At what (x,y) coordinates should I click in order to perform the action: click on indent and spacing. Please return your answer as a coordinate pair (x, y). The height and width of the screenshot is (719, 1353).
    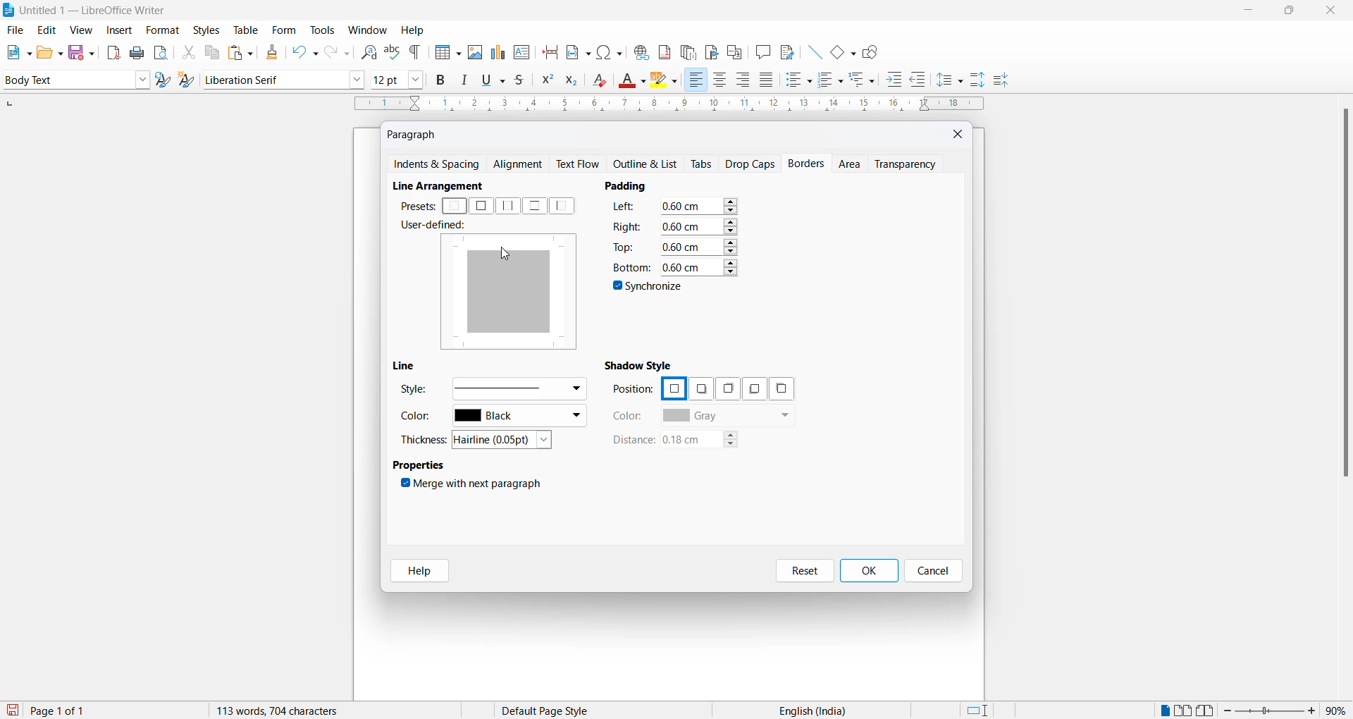
    Looking at the image, I should click on (438, 165).